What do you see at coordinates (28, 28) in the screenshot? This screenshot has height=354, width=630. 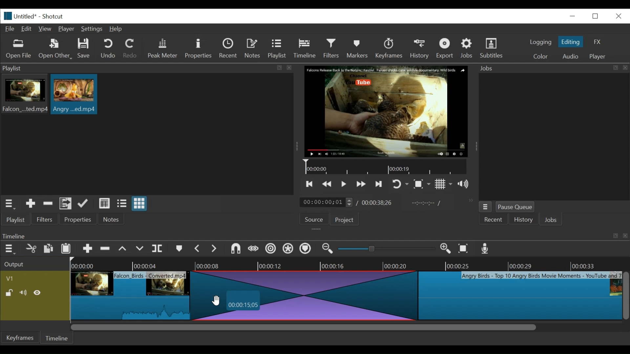 I see `Edit` at bounding box center [28, 28].